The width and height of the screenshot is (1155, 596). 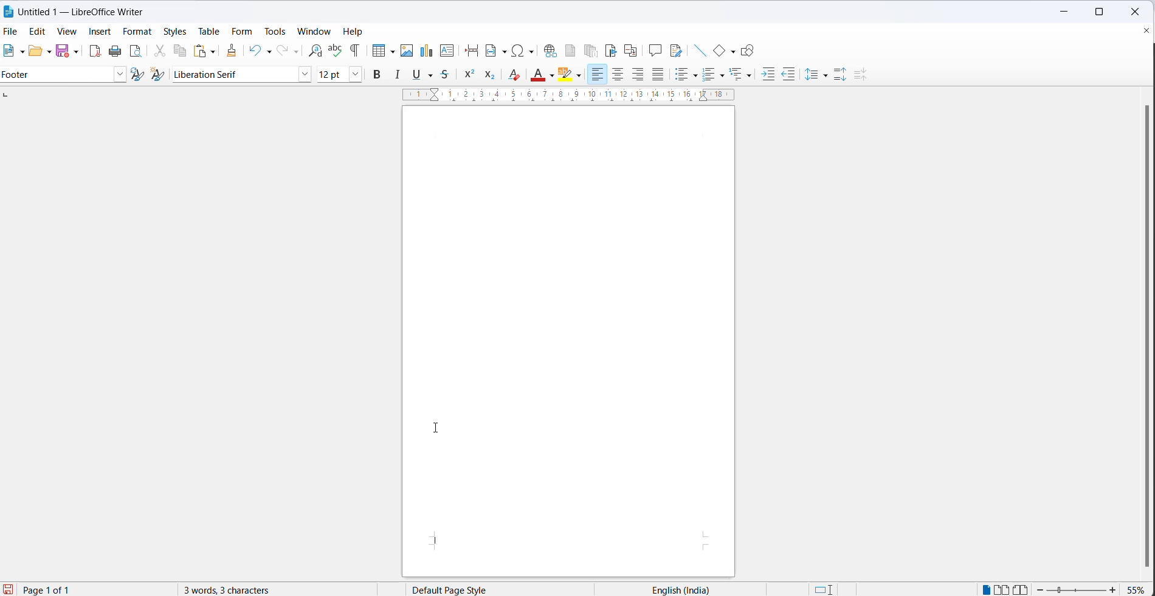 I want to click on insert bookmark, so click(x=610, y=50).